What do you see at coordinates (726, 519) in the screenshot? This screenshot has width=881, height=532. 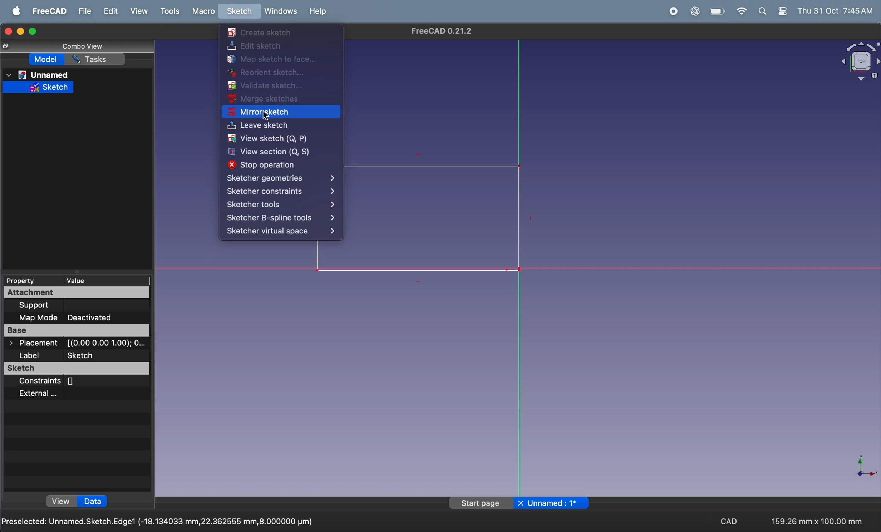 I see `cad` at bounding box center [726, 519].